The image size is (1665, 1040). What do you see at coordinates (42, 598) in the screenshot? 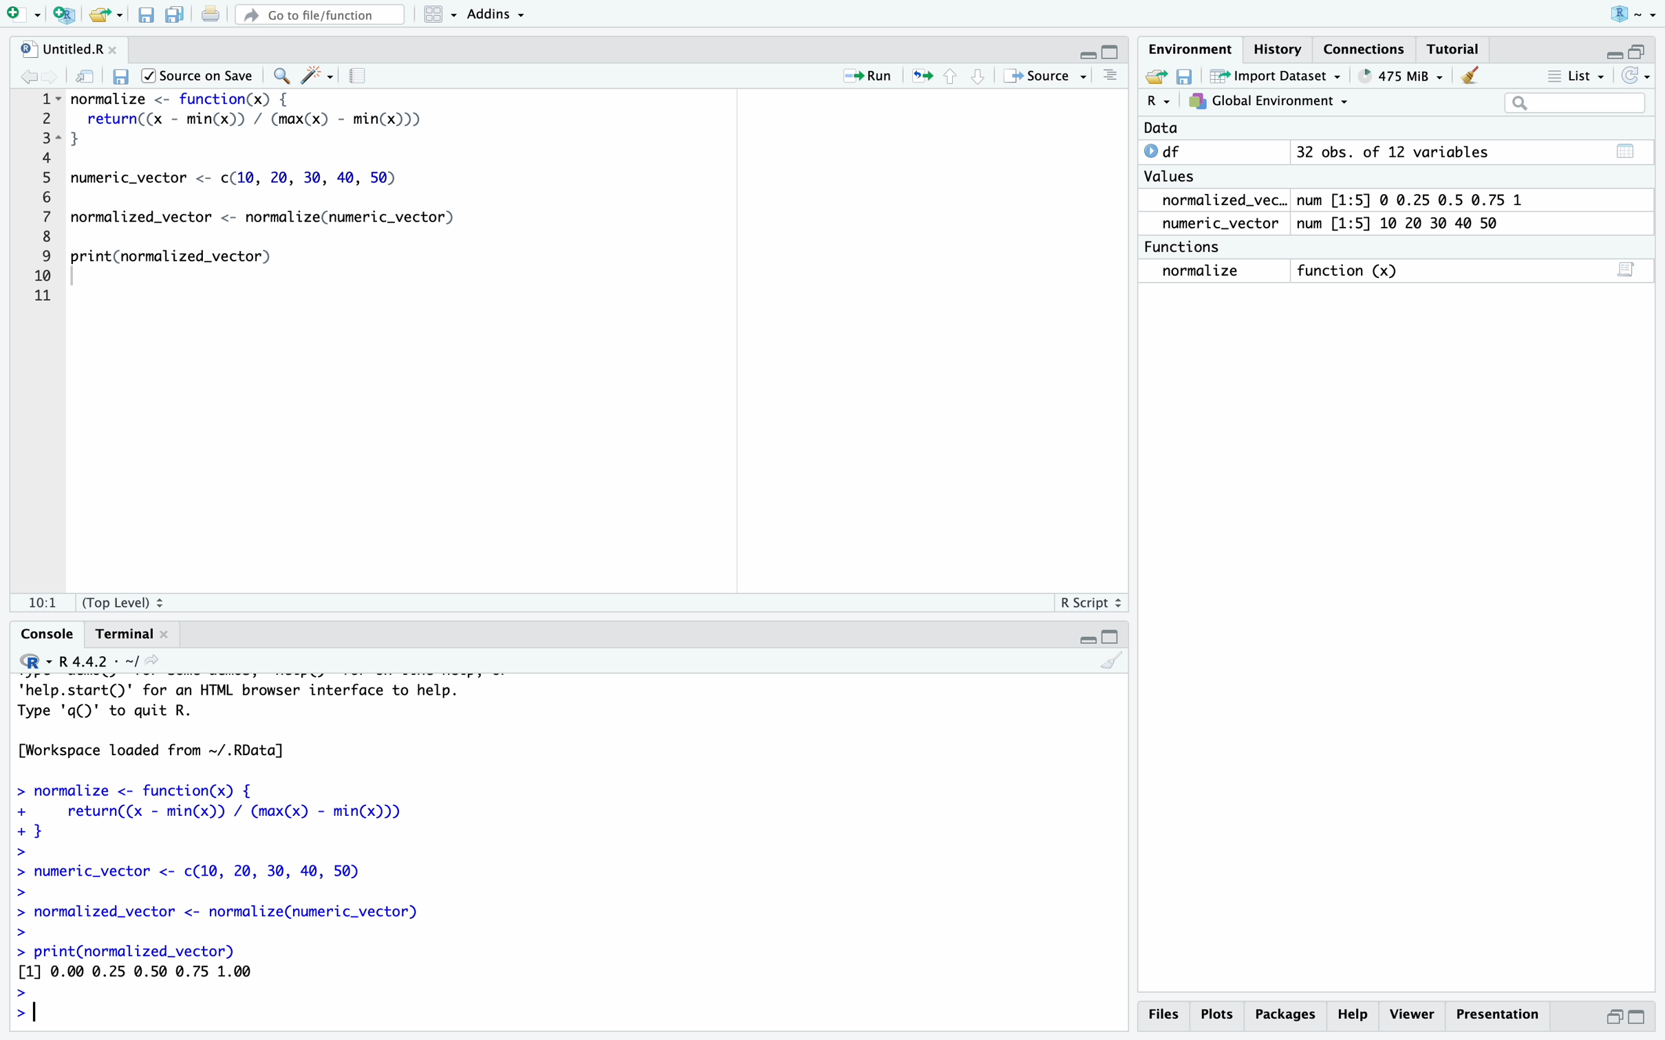
I see `10:1` at bounding box center [42, 598].